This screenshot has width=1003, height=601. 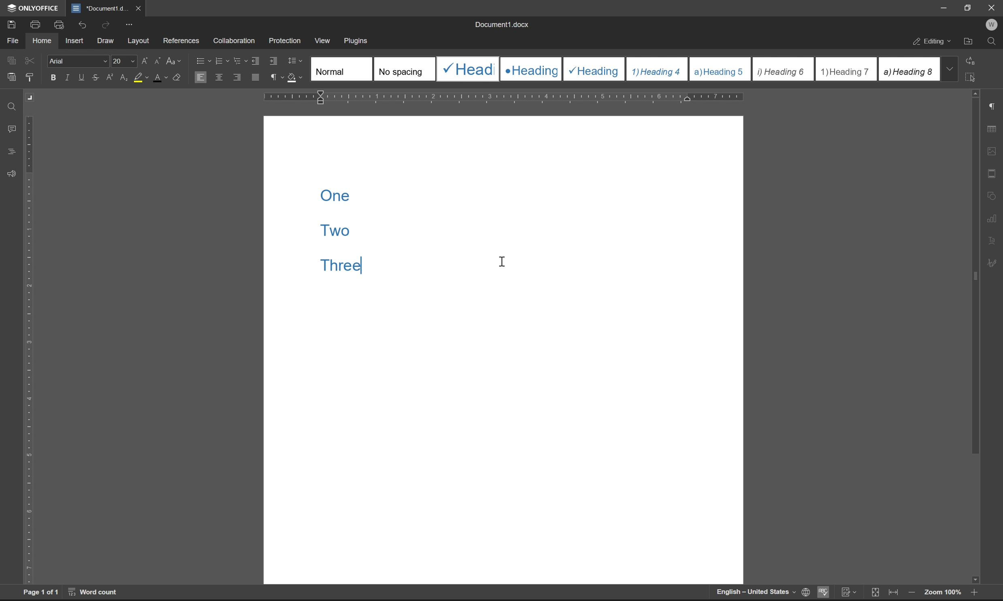 What do you see at coordinates (755, 593) in the screenshot?
I see `English-United States` at bounding box center [755, 593].